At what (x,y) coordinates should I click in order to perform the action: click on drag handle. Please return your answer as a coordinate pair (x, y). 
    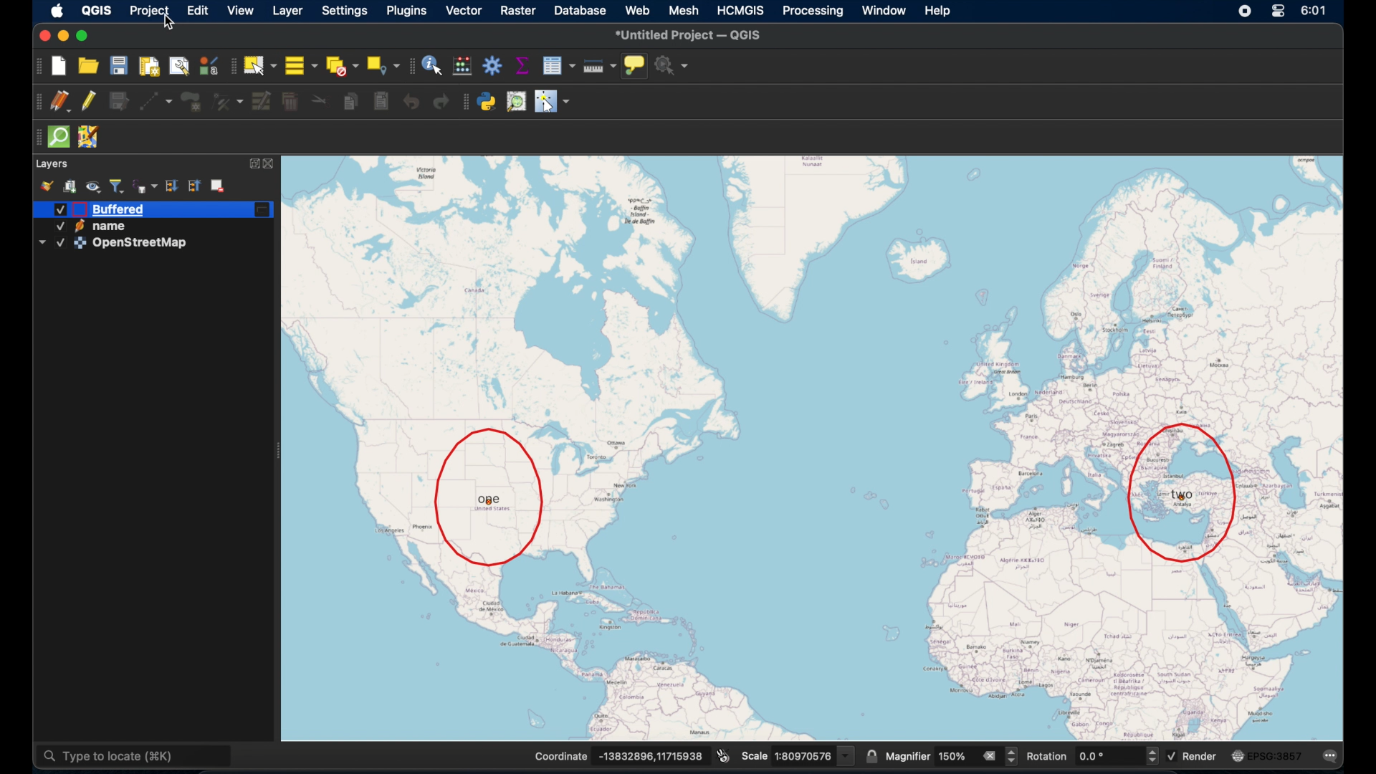
    Looking at the image, I should click on (35, 137).